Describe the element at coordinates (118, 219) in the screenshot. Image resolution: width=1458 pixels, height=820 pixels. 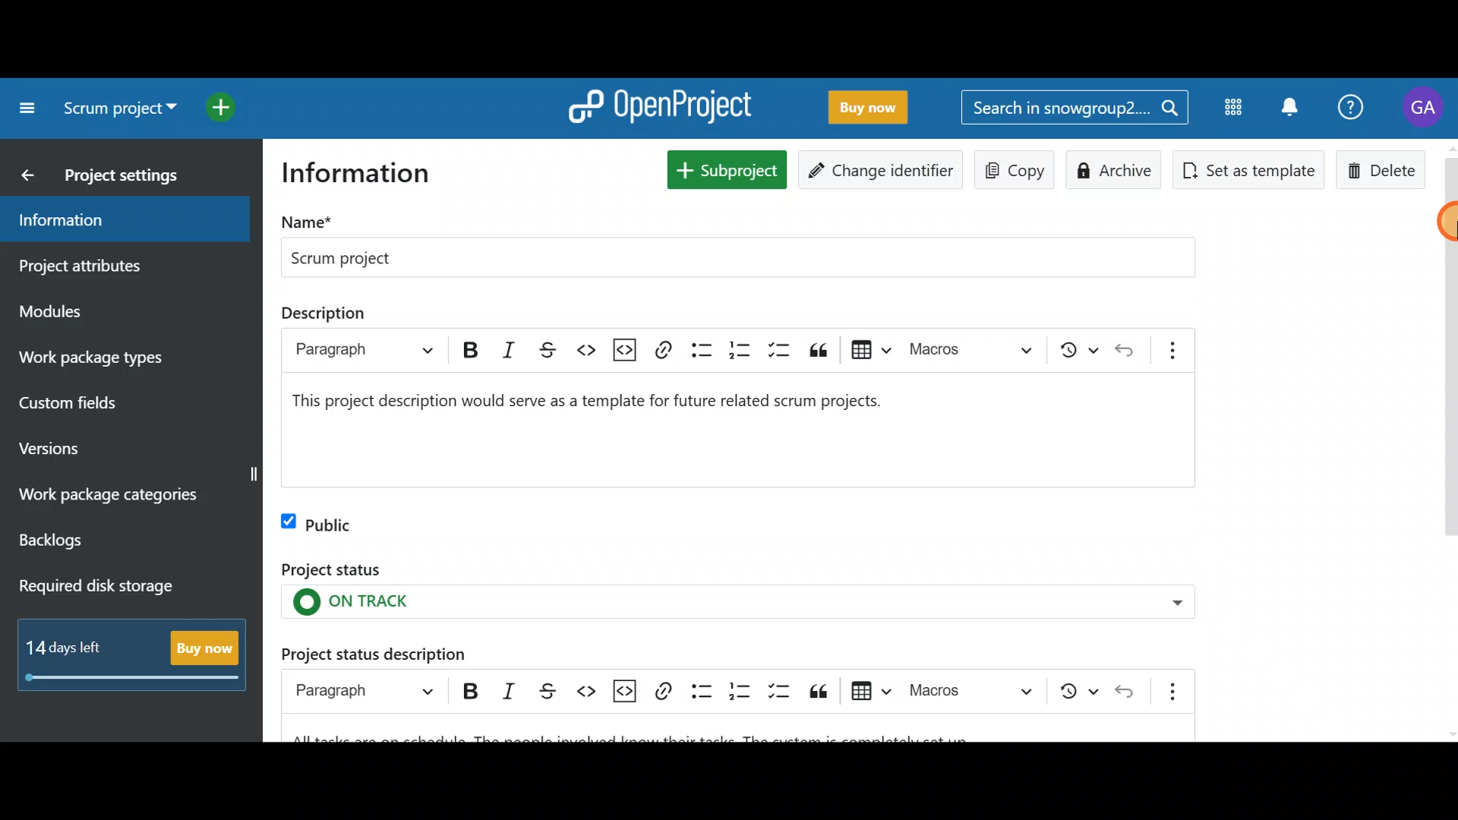
I see `Information` at that location.